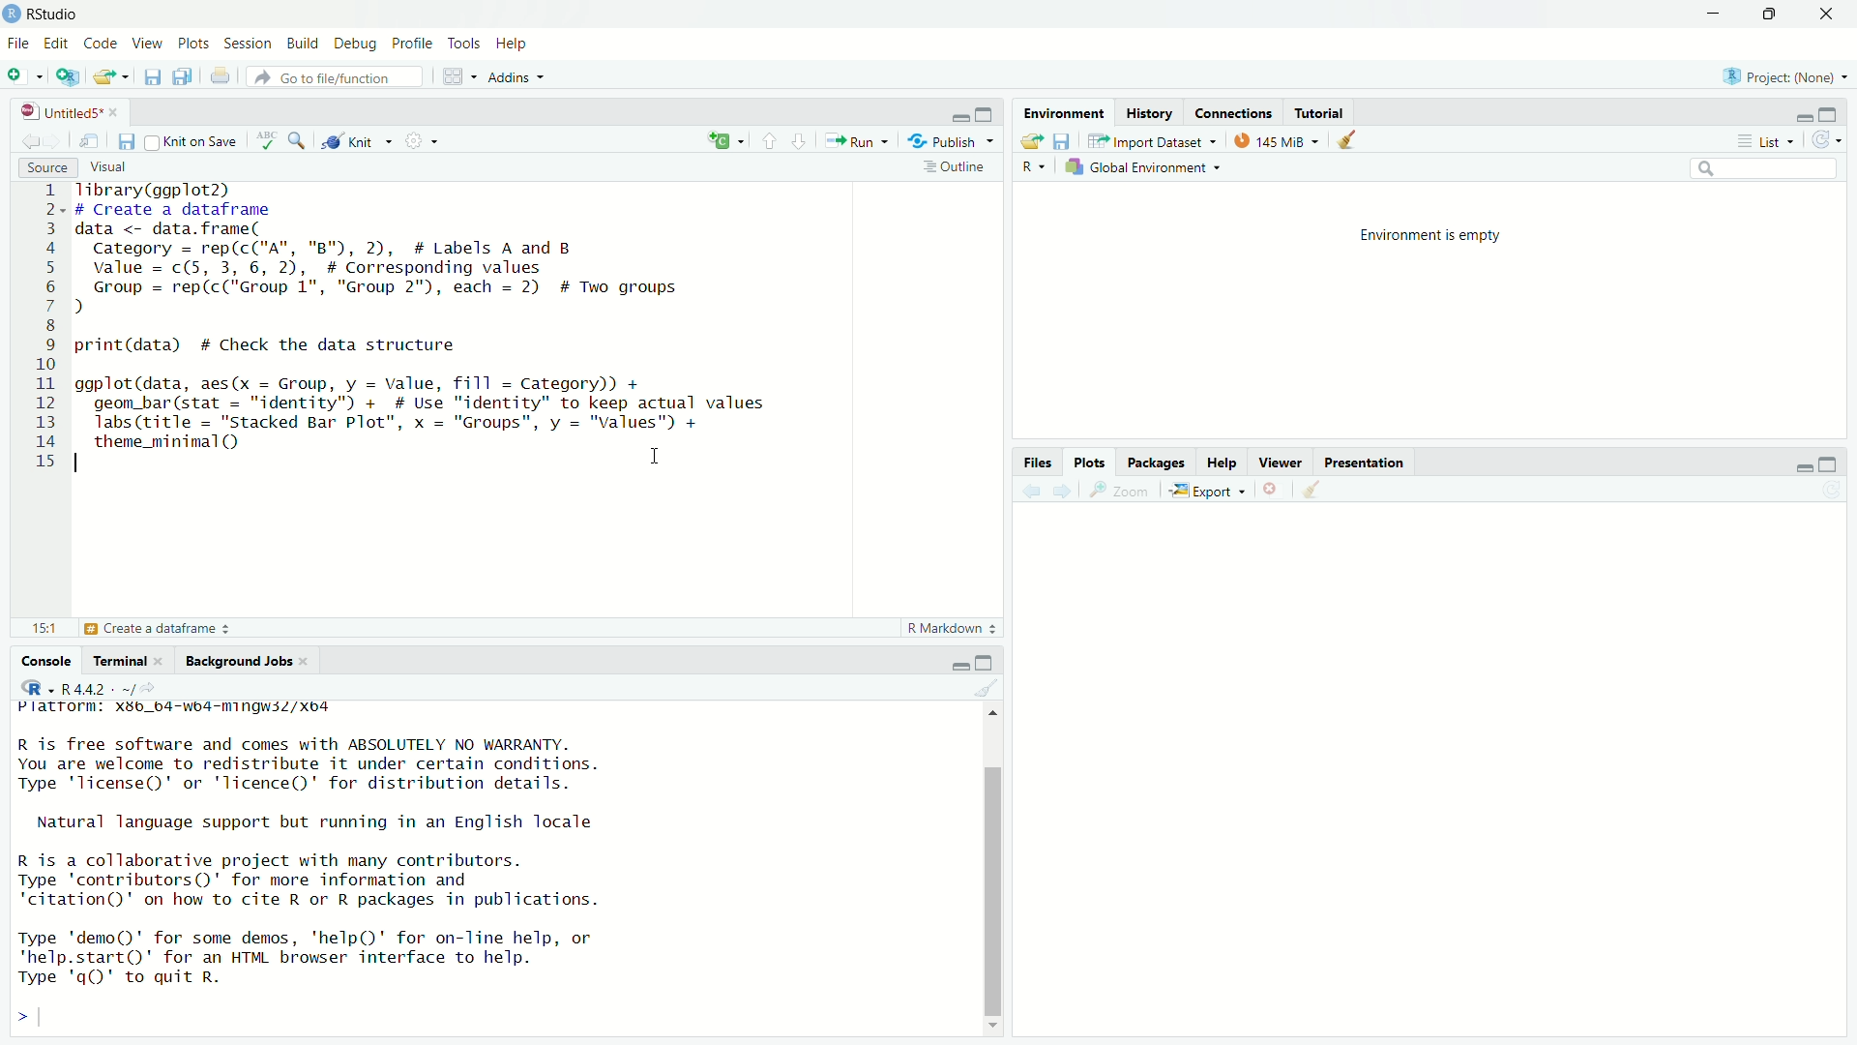 The width and height of the screenshot is (1857, 1045). I want to click on Zoom, so click(1123, 490).